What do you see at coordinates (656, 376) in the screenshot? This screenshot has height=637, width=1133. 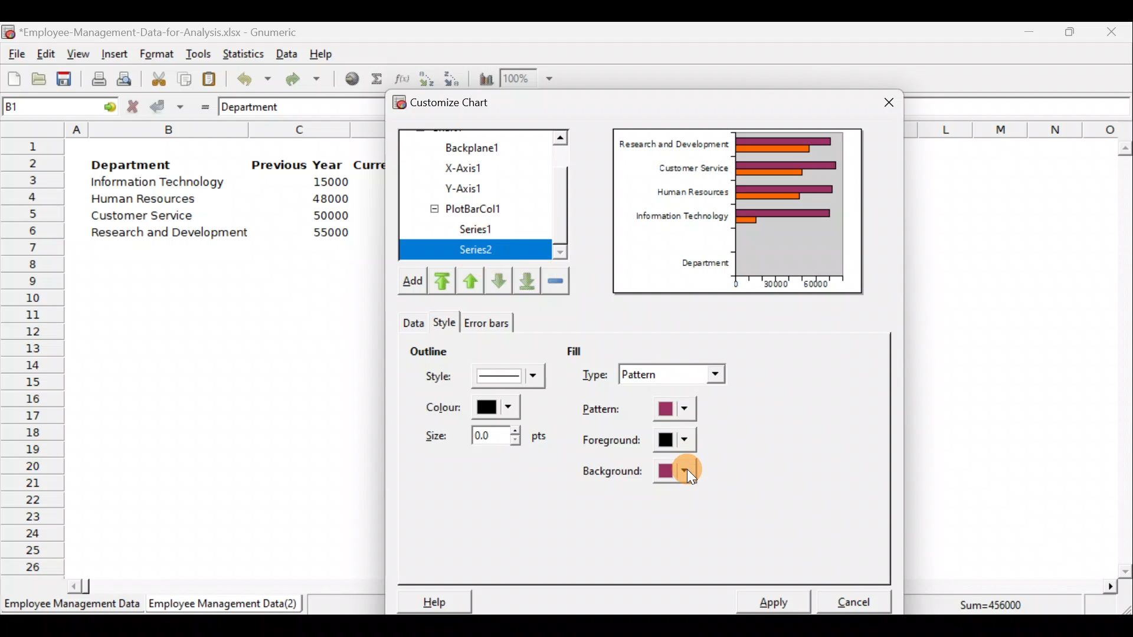 I see `Type` at bounding box center [656, 376].